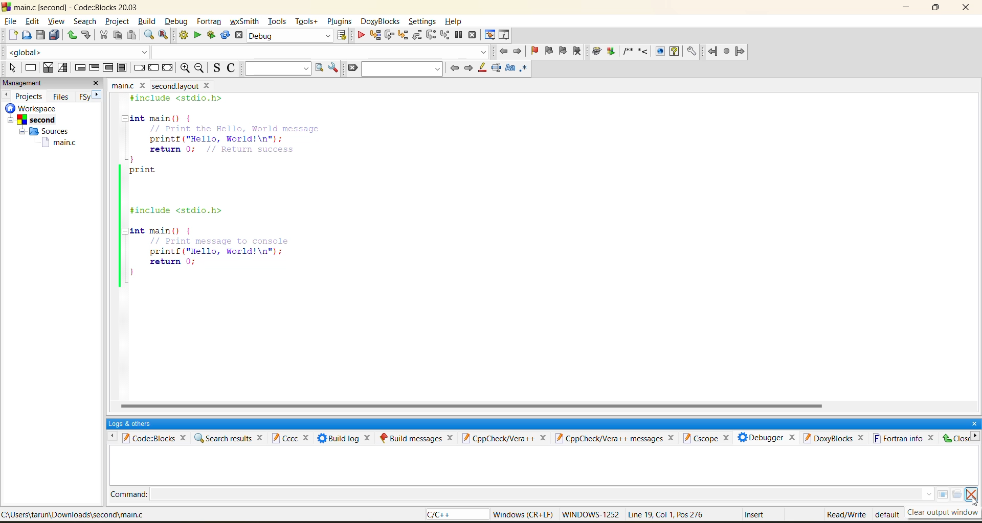 The image size is (982, 523). Describe the element at coordinates (277, 68) in the screenshot. I see `text to search` at that location.